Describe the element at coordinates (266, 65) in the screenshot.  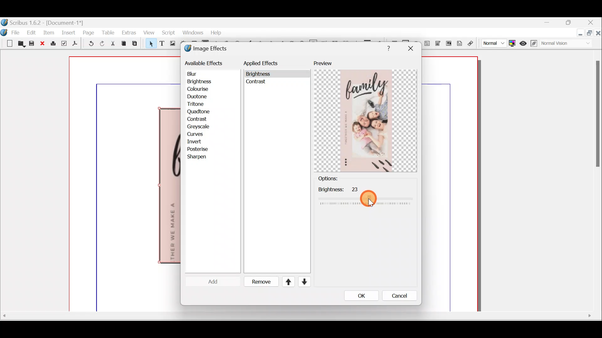
I see `Applied effects` at that location.